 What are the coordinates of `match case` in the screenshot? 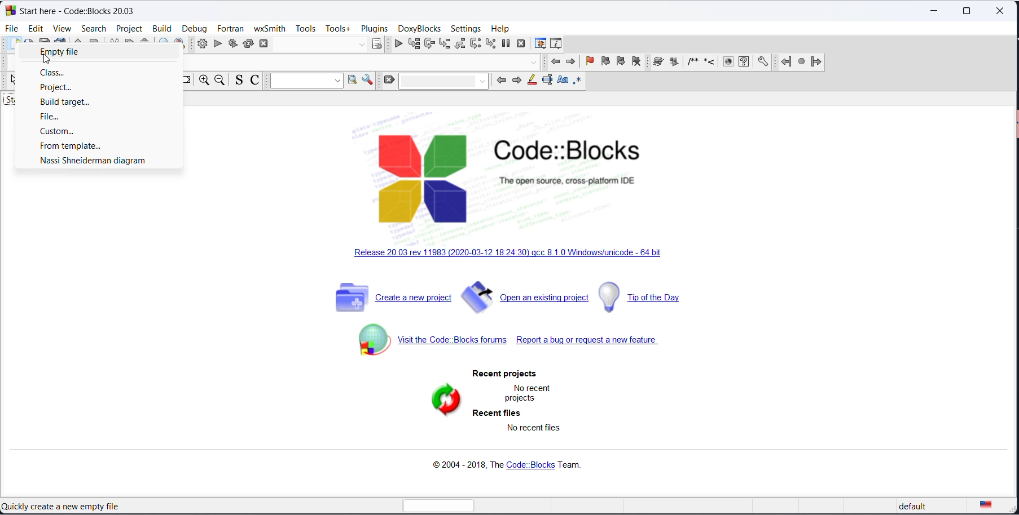 It's located at (563, 81).